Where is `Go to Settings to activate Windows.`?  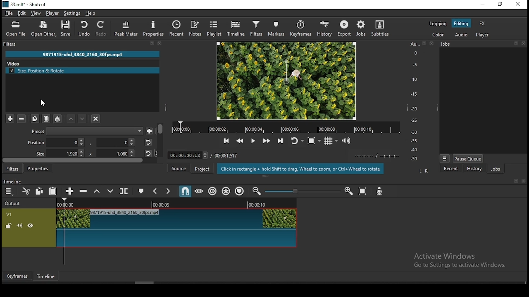 Go to Settings to activate Windows. is located at coordinates (460, 264).